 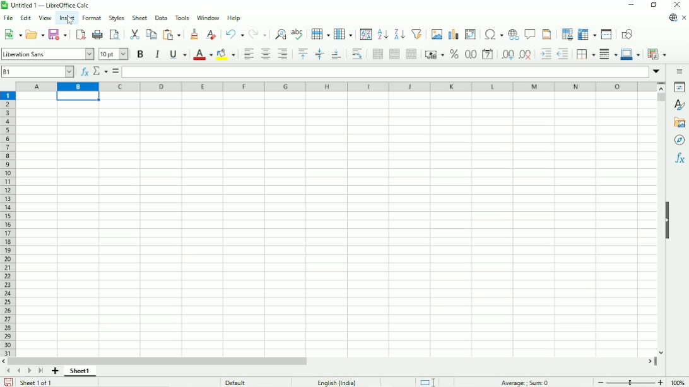 What do you see at coordinates (529, 33) in the screenshot?
I see `Insert comment` at bounding box center [529, 33].